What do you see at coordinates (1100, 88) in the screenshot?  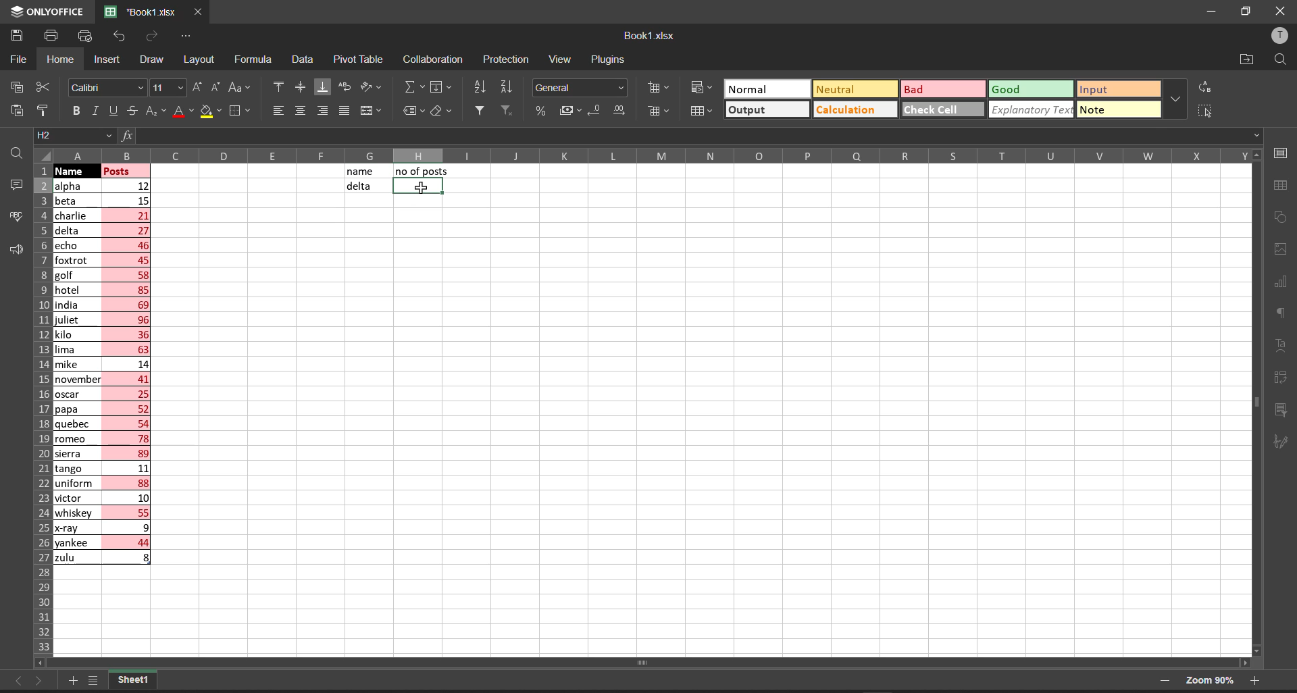 I see `input` at bounding box center [1100, 88].